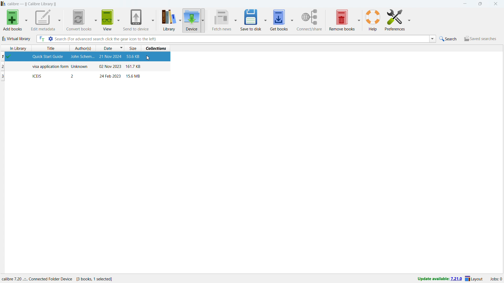 This screenshot has height=283, width=504. Describe the element at coordinates (153, 20) in the screenshot. I see `send to device options` at that location.